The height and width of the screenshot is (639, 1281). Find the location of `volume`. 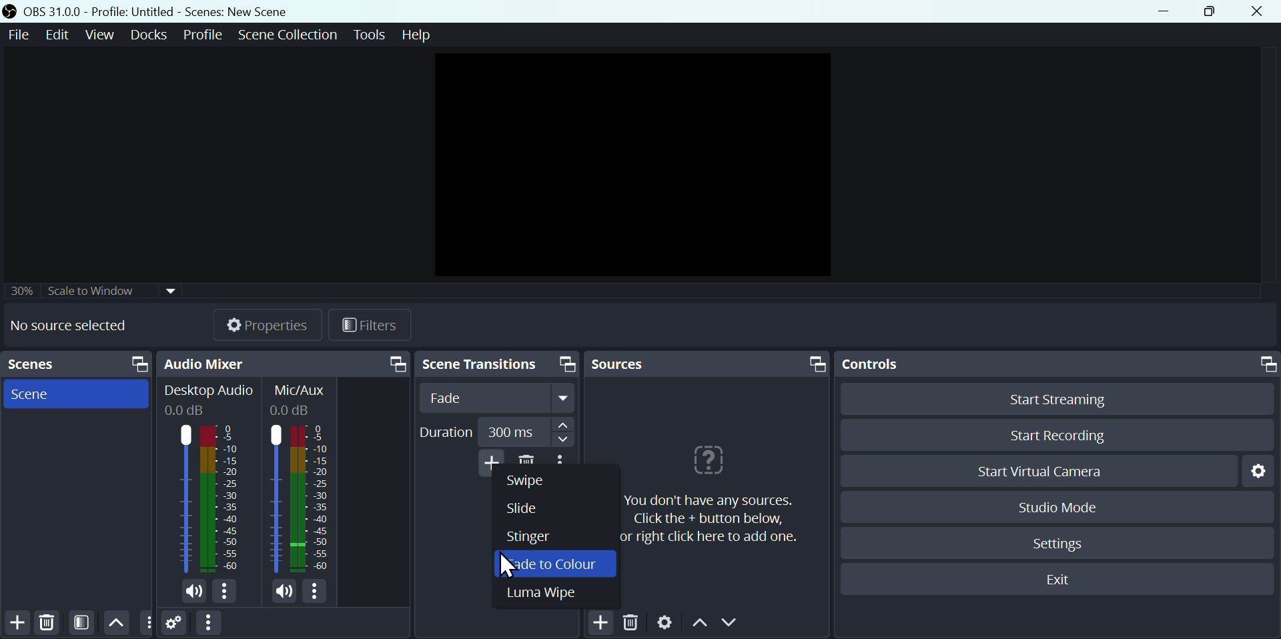

volume is located at coordinates (190, 592).